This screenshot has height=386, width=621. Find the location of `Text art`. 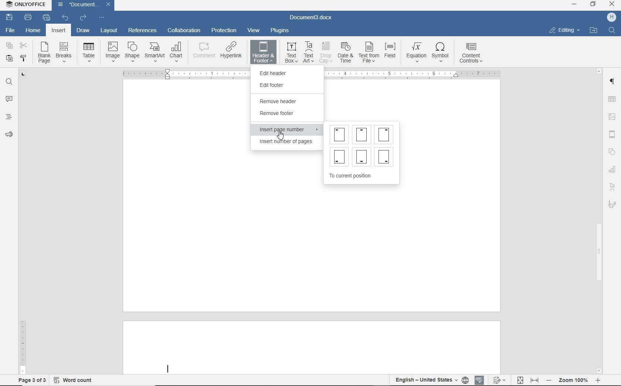

Text art is located at coordinates (612, 186).